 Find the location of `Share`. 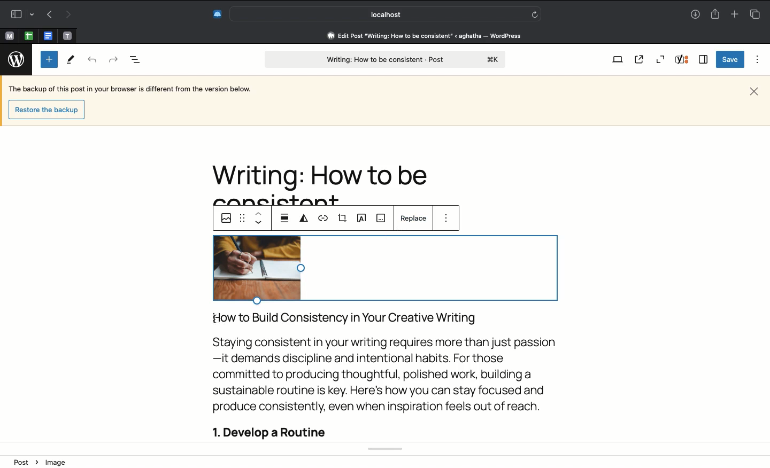

Share is located at coordinates (716, 14).